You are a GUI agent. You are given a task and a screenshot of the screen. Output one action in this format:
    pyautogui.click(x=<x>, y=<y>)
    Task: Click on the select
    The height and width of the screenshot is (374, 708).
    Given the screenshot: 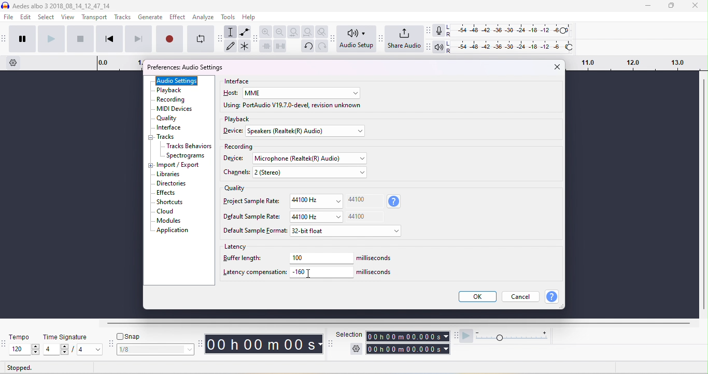 What is the action you would take?
    pyautogui.click(x=47, y=17)
    